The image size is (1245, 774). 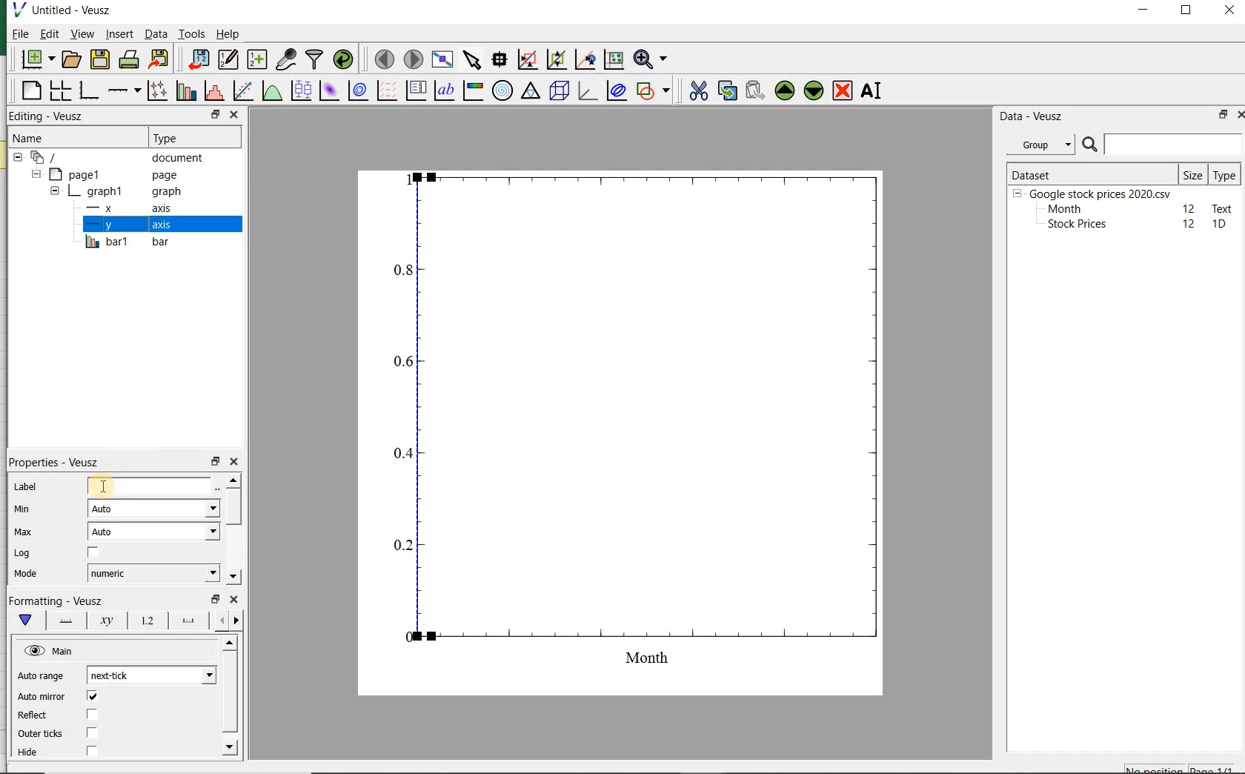 What do you see at coordinates (654, 91) in the screenshot?
I see `add a shape to the plot` at bounding box center [654, 91].